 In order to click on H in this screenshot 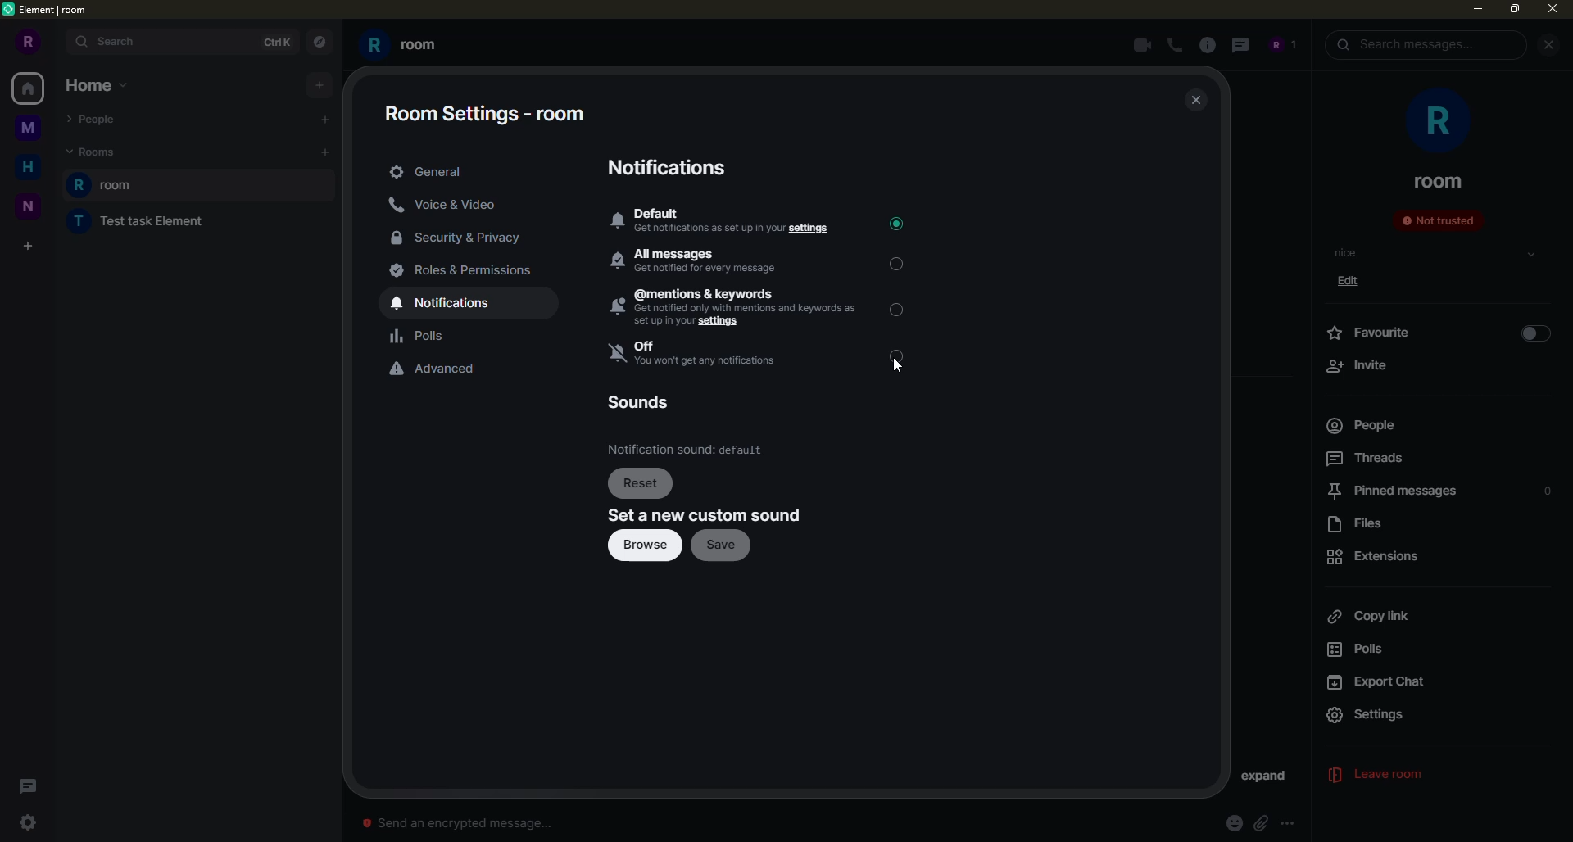, I will do `click(27, 167)`.